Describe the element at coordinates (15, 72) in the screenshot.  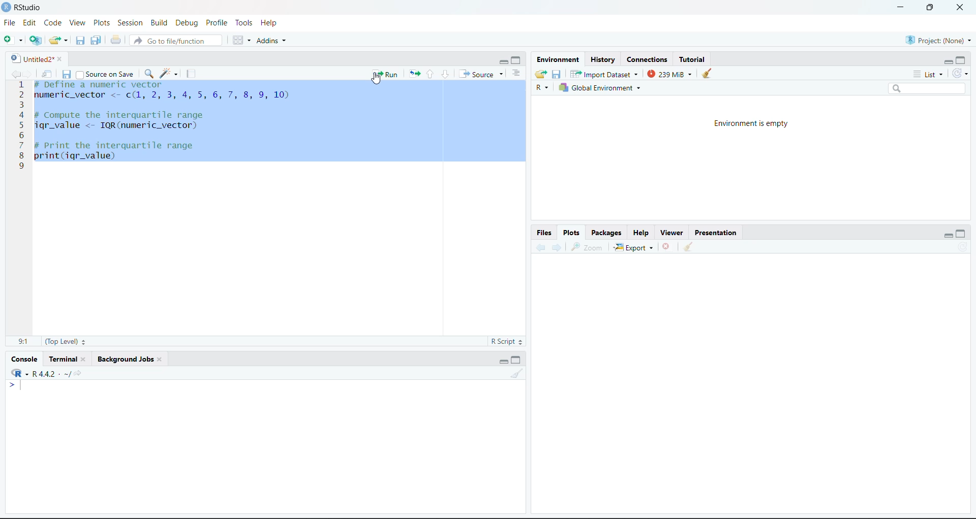
I see `Go back to the previous source location (Ctrl + F9)` at that location.